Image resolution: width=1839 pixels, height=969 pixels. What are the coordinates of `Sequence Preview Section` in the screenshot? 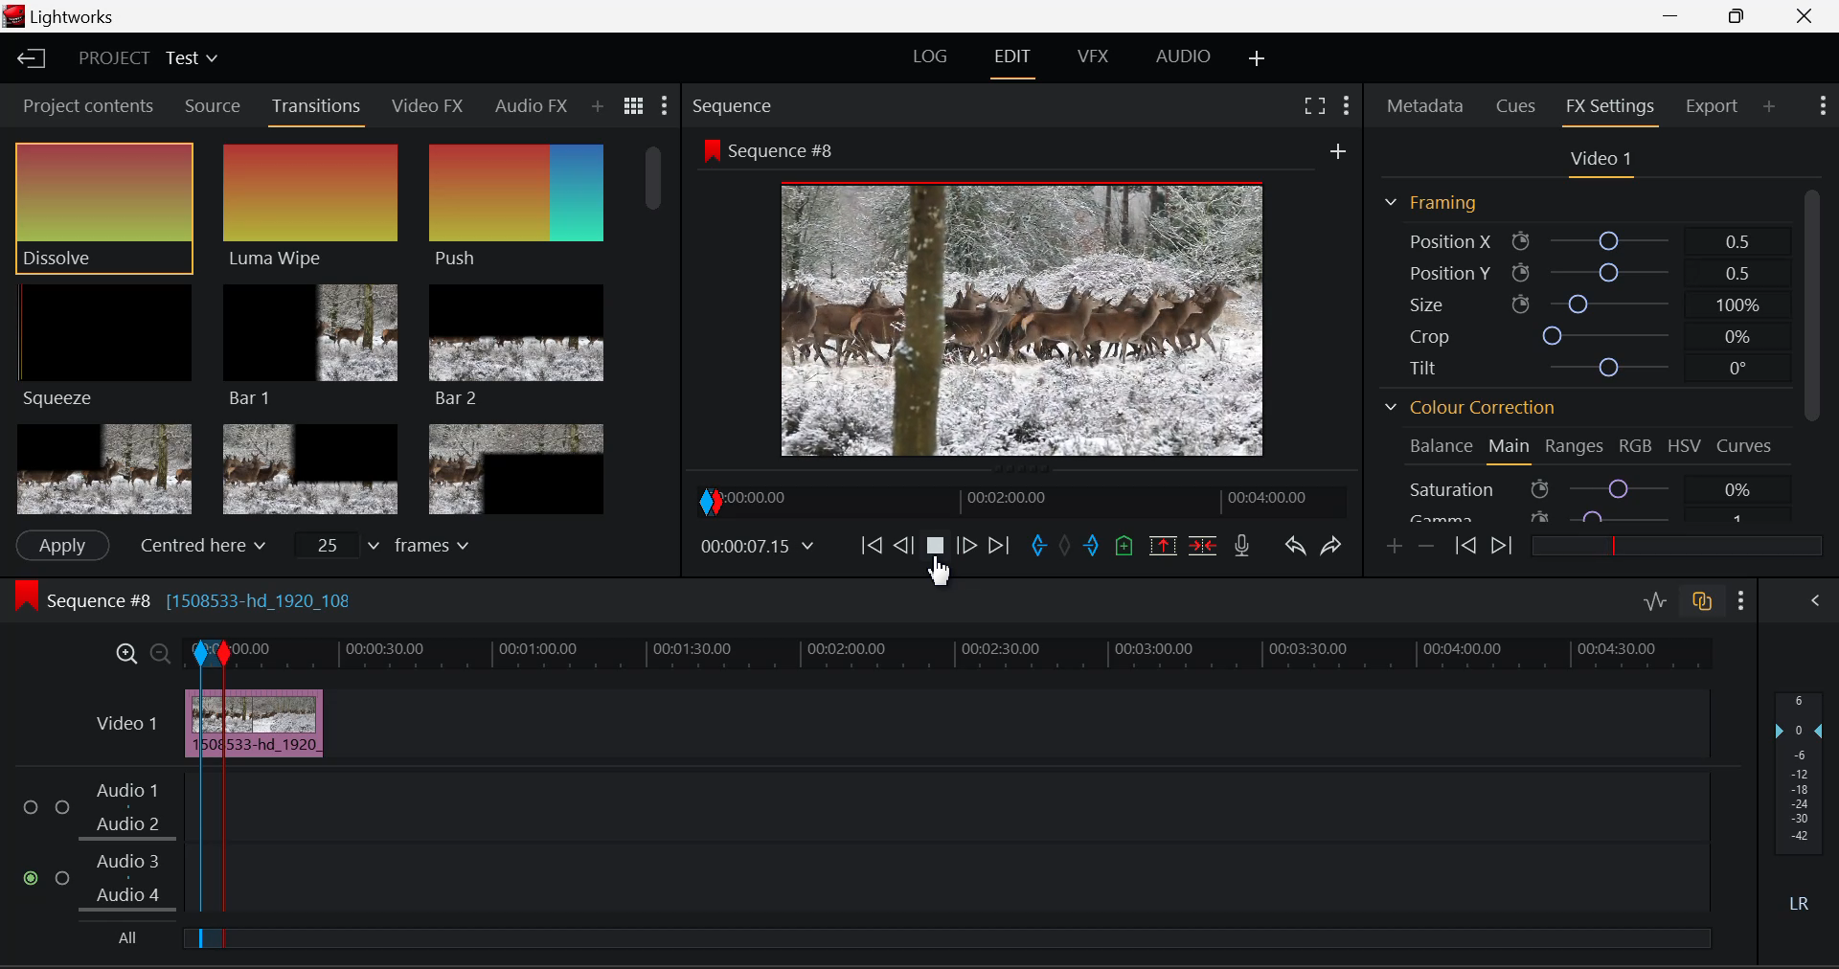 It's located at (736, 106).